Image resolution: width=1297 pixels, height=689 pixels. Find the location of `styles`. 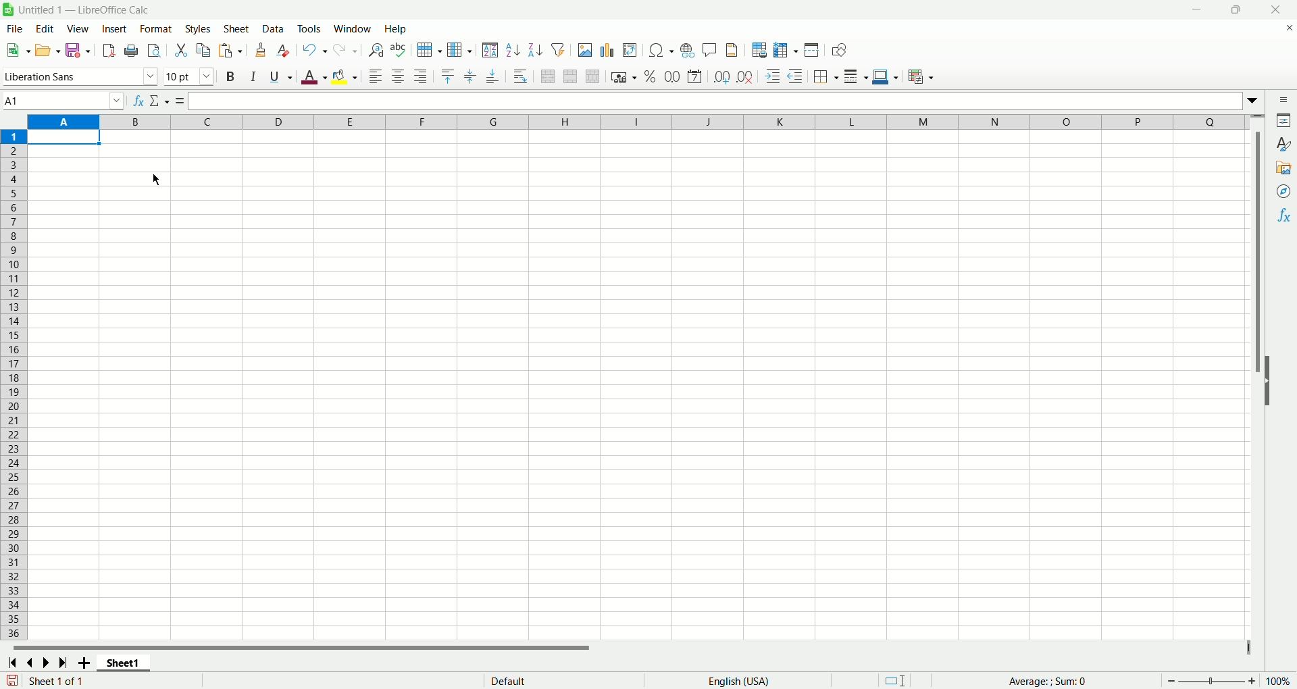

styles is located at coordinates (200, 28).